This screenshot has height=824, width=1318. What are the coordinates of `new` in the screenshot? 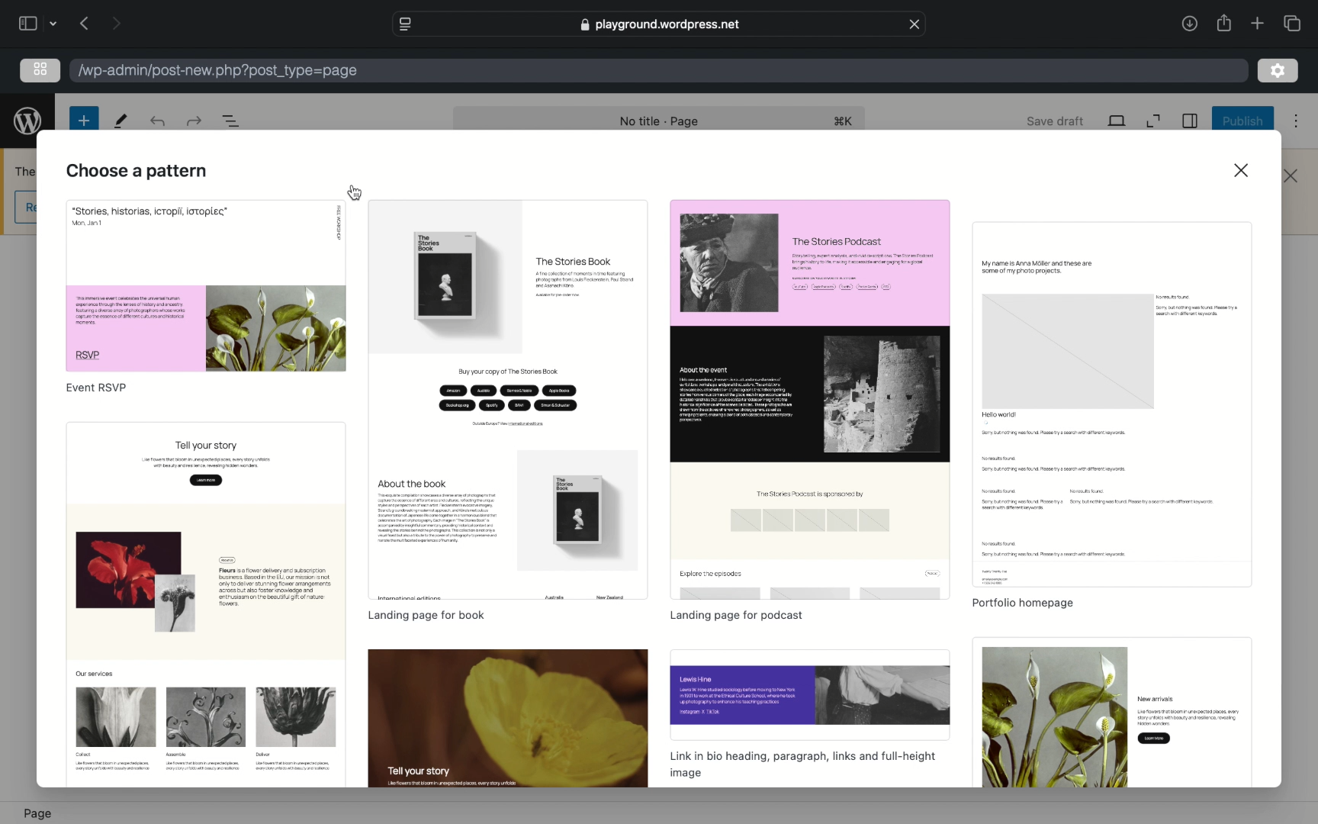 It's located at (84, 121).